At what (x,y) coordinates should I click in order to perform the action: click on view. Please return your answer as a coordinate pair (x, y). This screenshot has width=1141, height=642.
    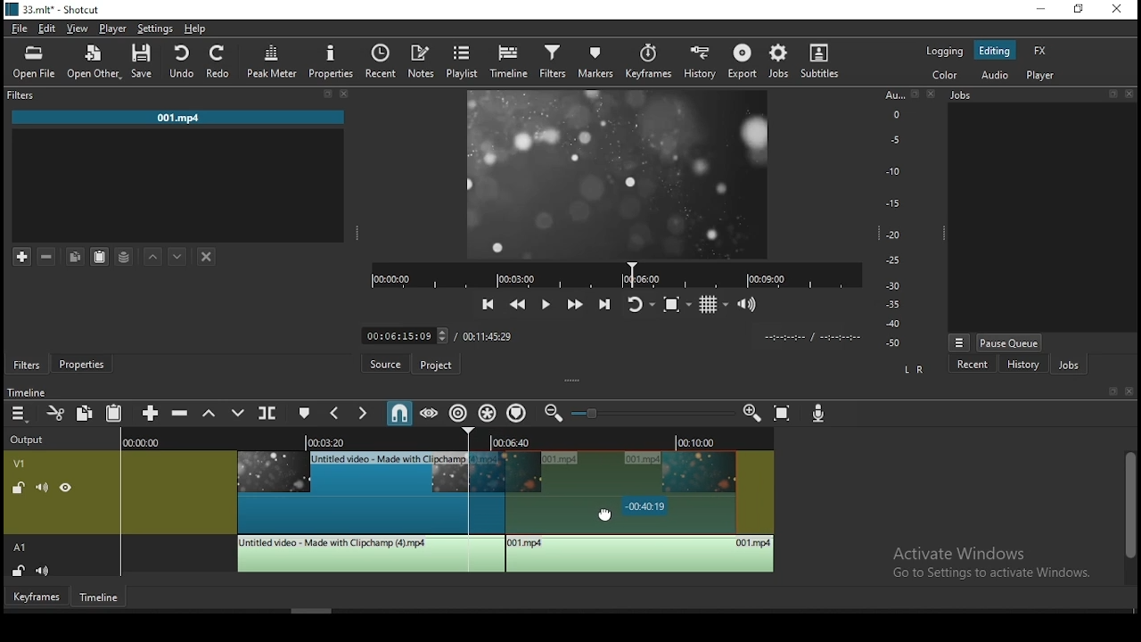
    Looking at the image, I should click on (81, 28).